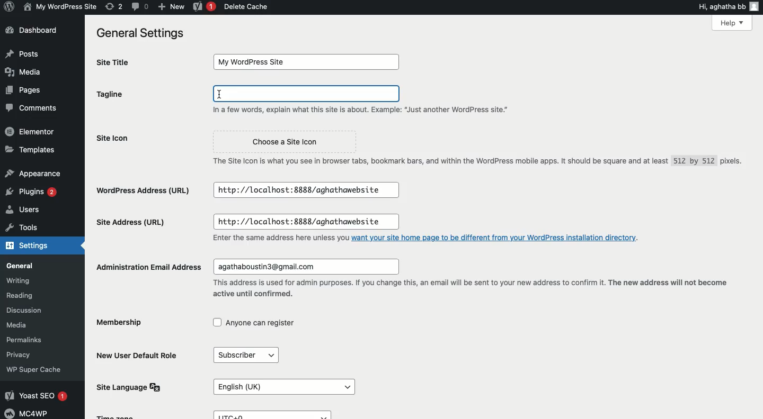  I want to click on  My Wordpress Site , so click(307, 62).